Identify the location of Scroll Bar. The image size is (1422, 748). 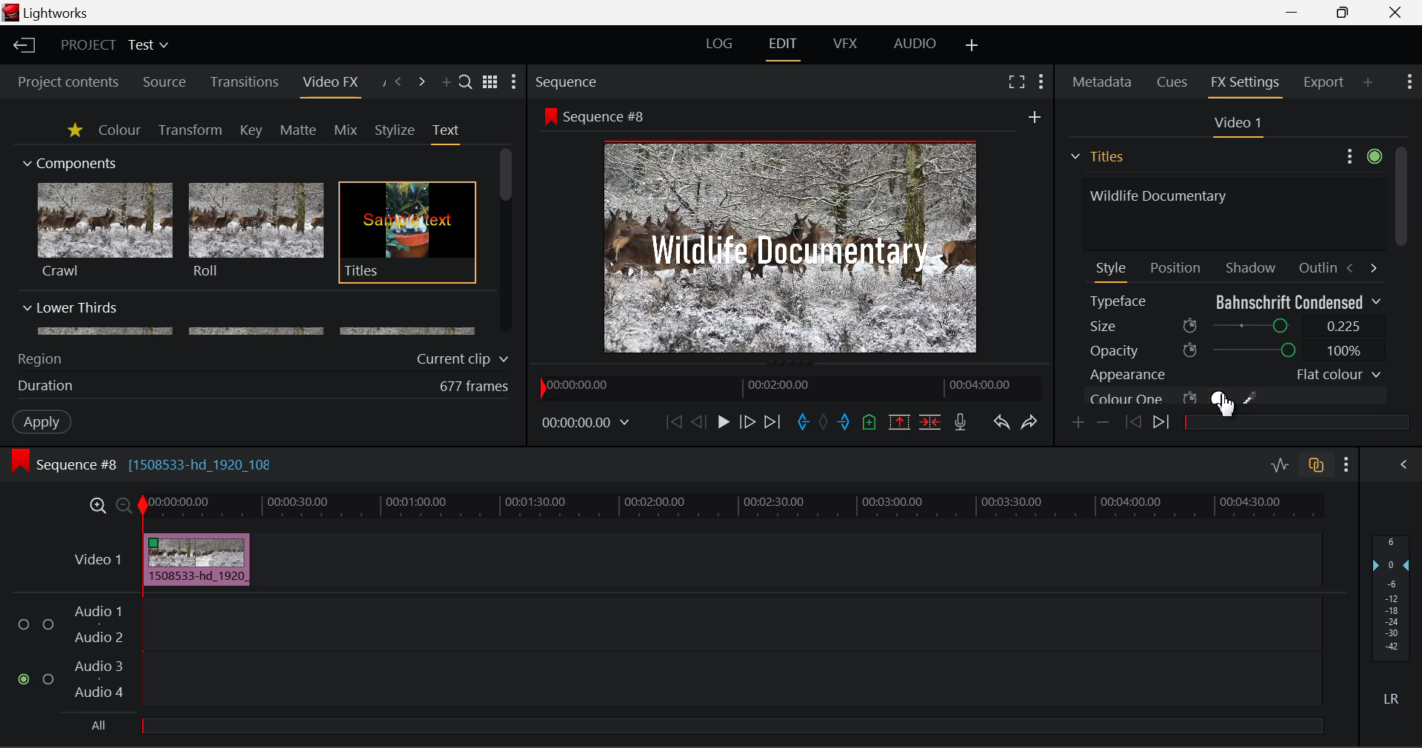
(507, 242).